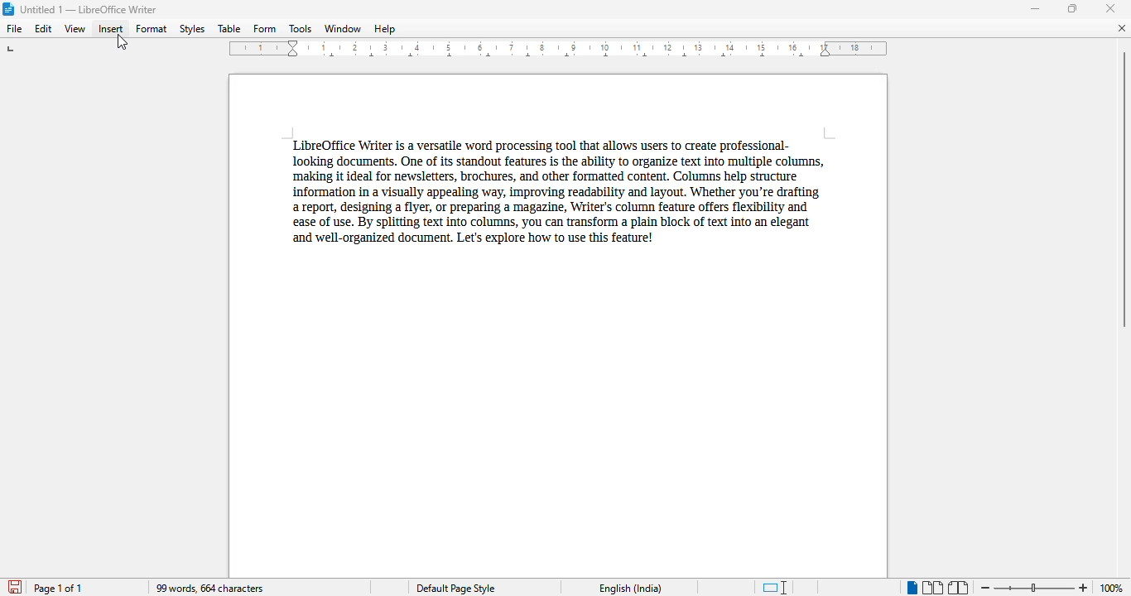  Describe the element at coordinates (985, 587) in the screenshot. I see `zoom out` at that location.